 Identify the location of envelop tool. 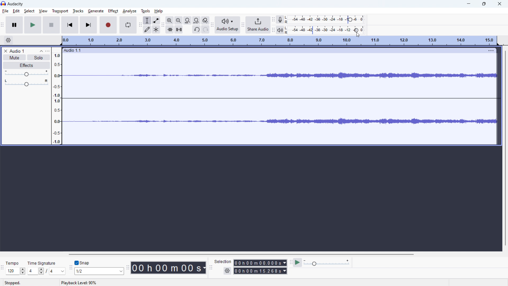
(156, 20).